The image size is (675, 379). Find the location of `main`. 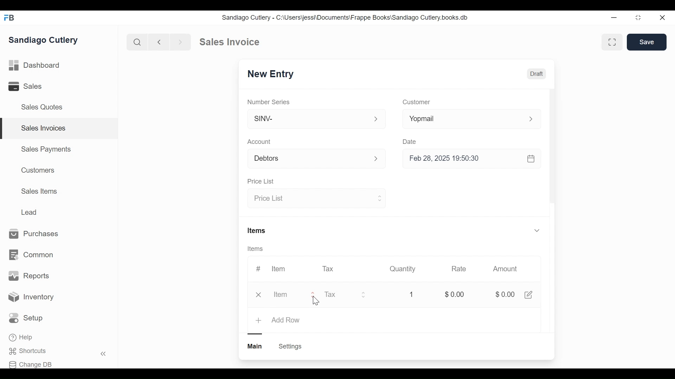

main is located at coordinates (256, 346).